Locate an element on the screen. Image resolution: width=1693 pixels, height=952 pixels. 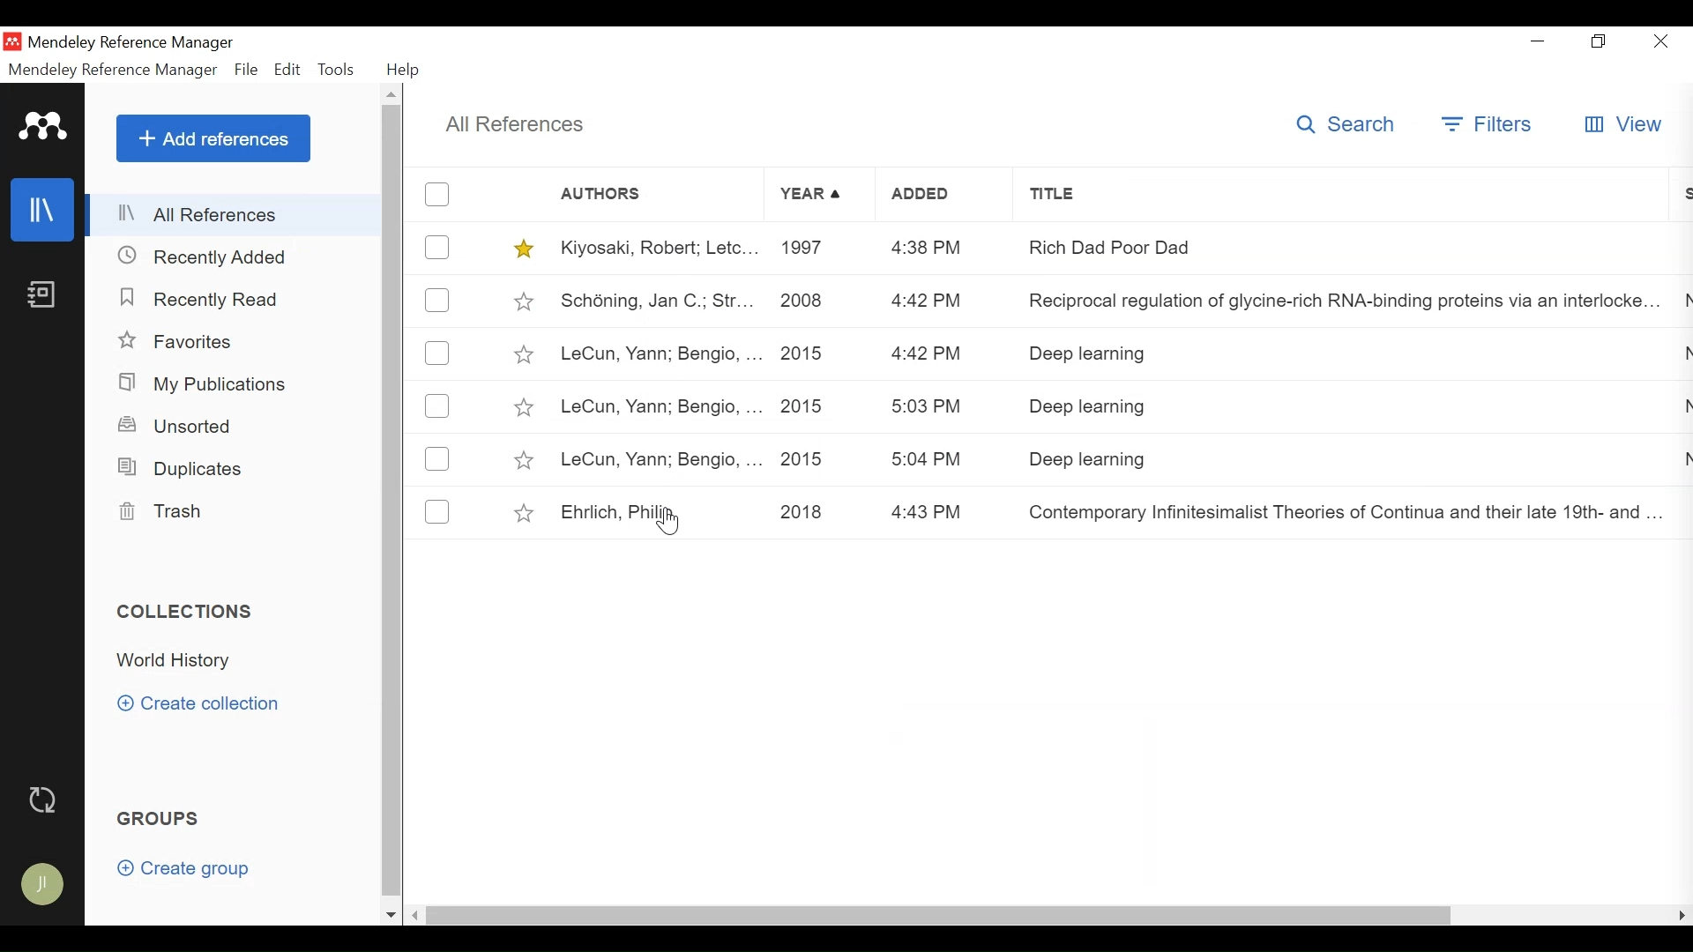
(un)select favorite is located at coordinates (519, 512).